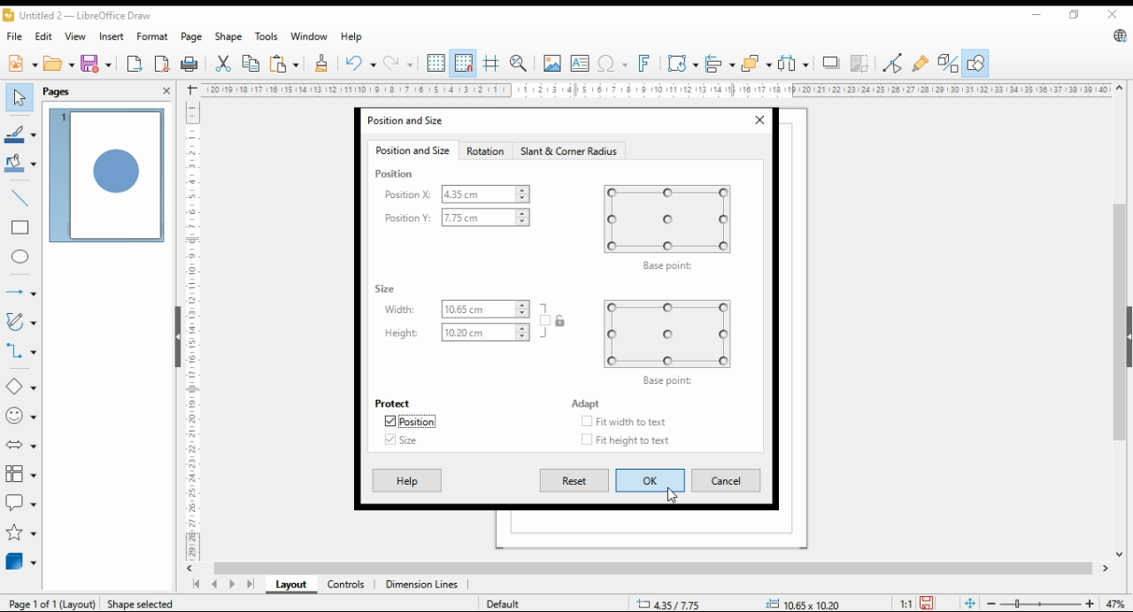 The image size is (1133, 612). I want to click on Shape selected, so click(142, 603).